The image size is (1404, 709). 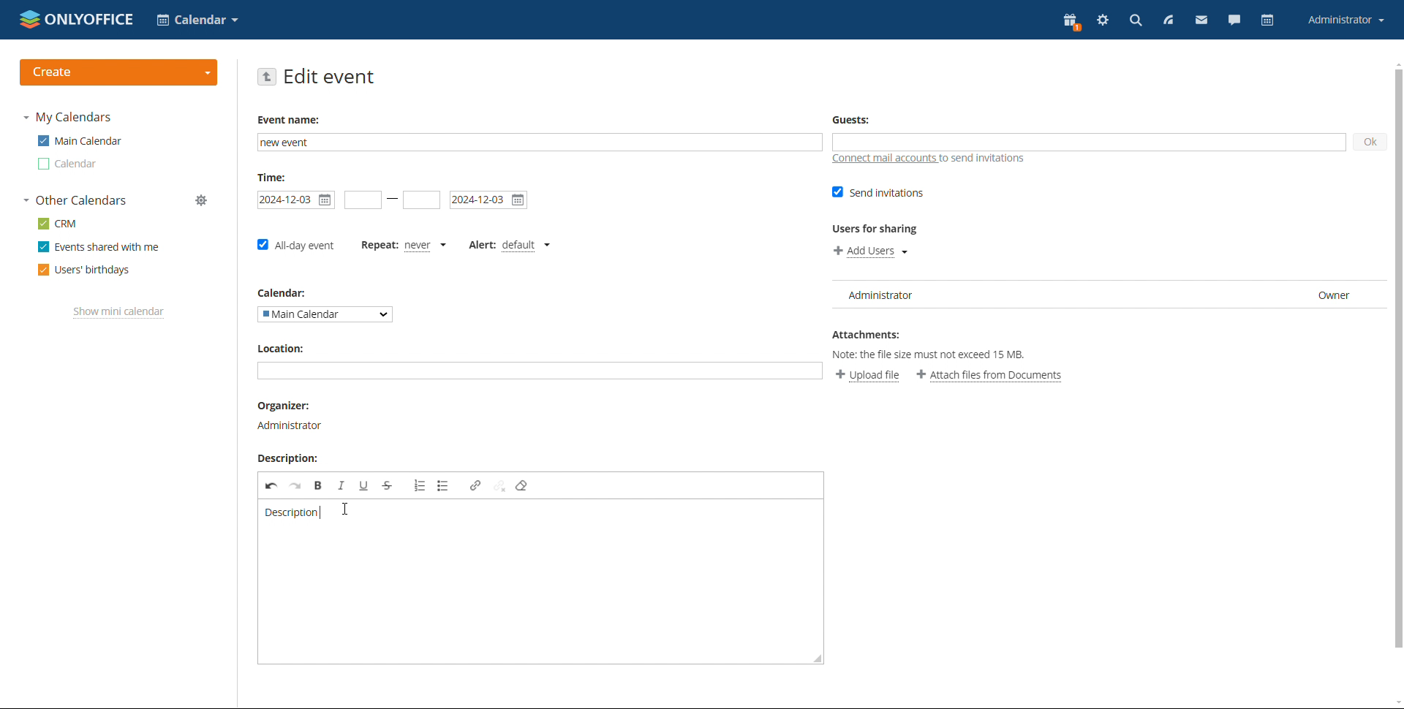 What do you see at coordinates (1201, 20) in the screenshot?
I see `mail` at bounding box center [1201, 20].